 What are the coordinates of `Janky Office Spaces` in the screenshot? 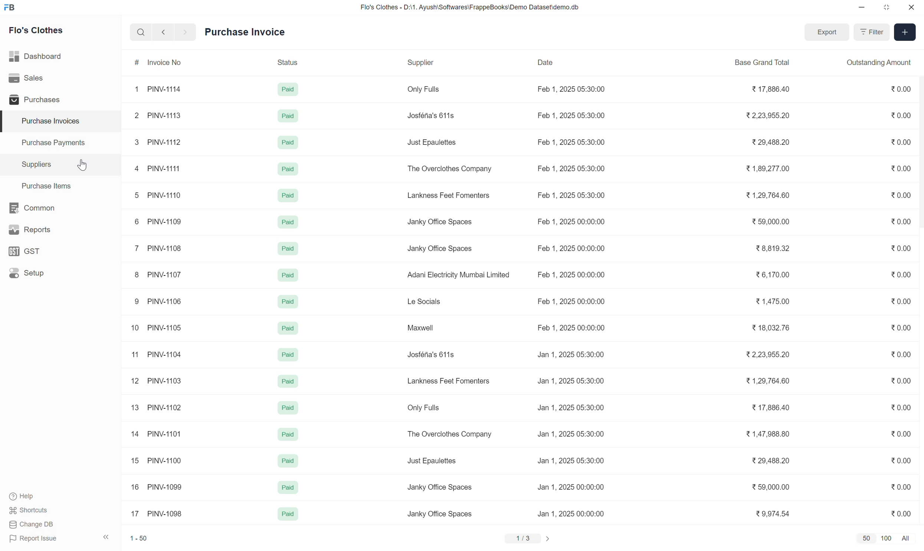 It's located at (439, 487).